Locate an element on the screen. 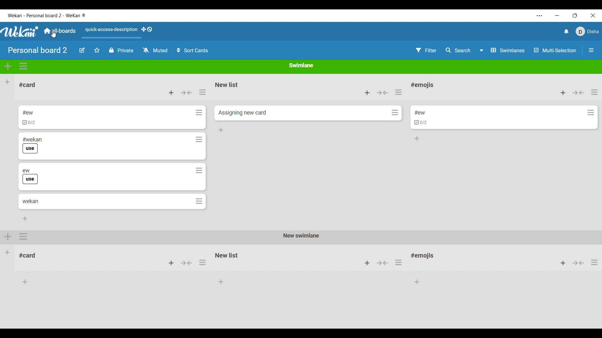 This screenshot has height=338, width=602. Star current board is located at coordinates (97, 50).